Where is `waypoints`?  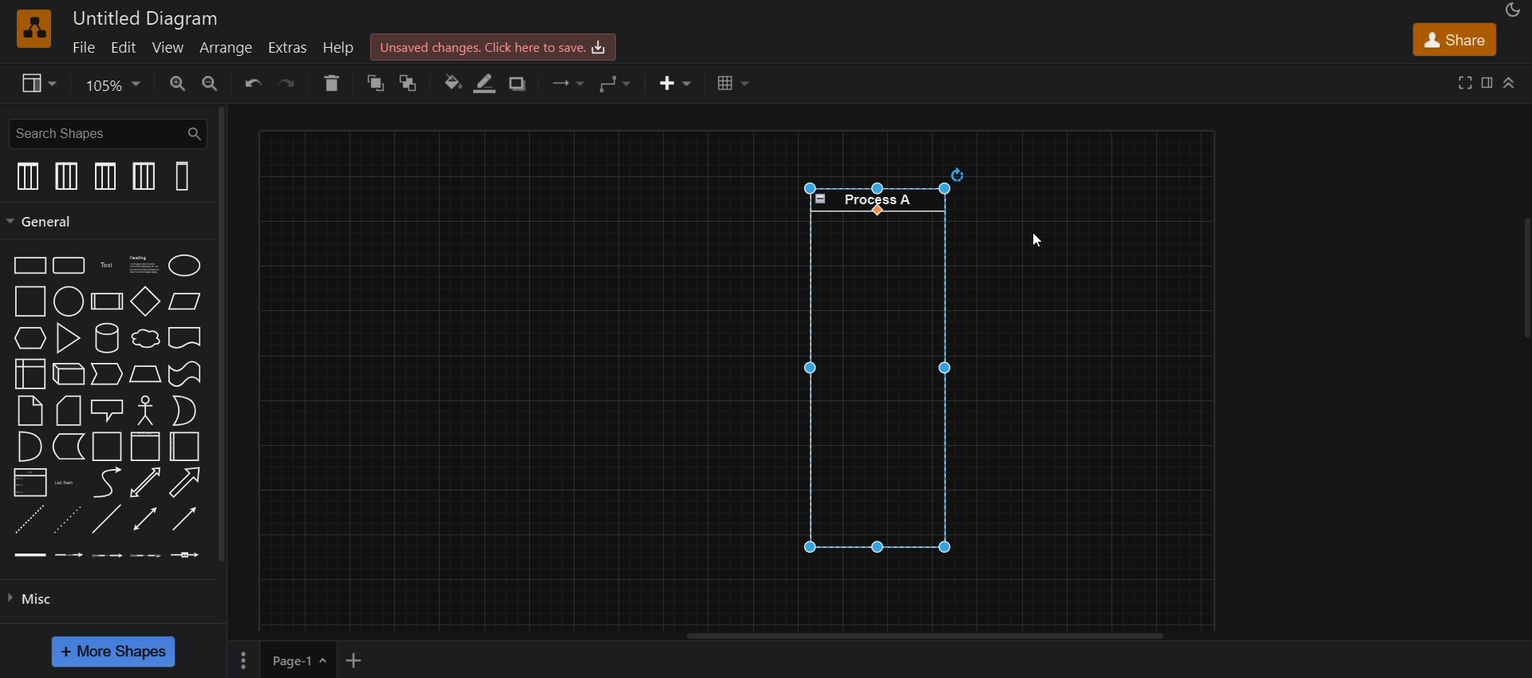 waypoints is located at coordinates (618, 84).